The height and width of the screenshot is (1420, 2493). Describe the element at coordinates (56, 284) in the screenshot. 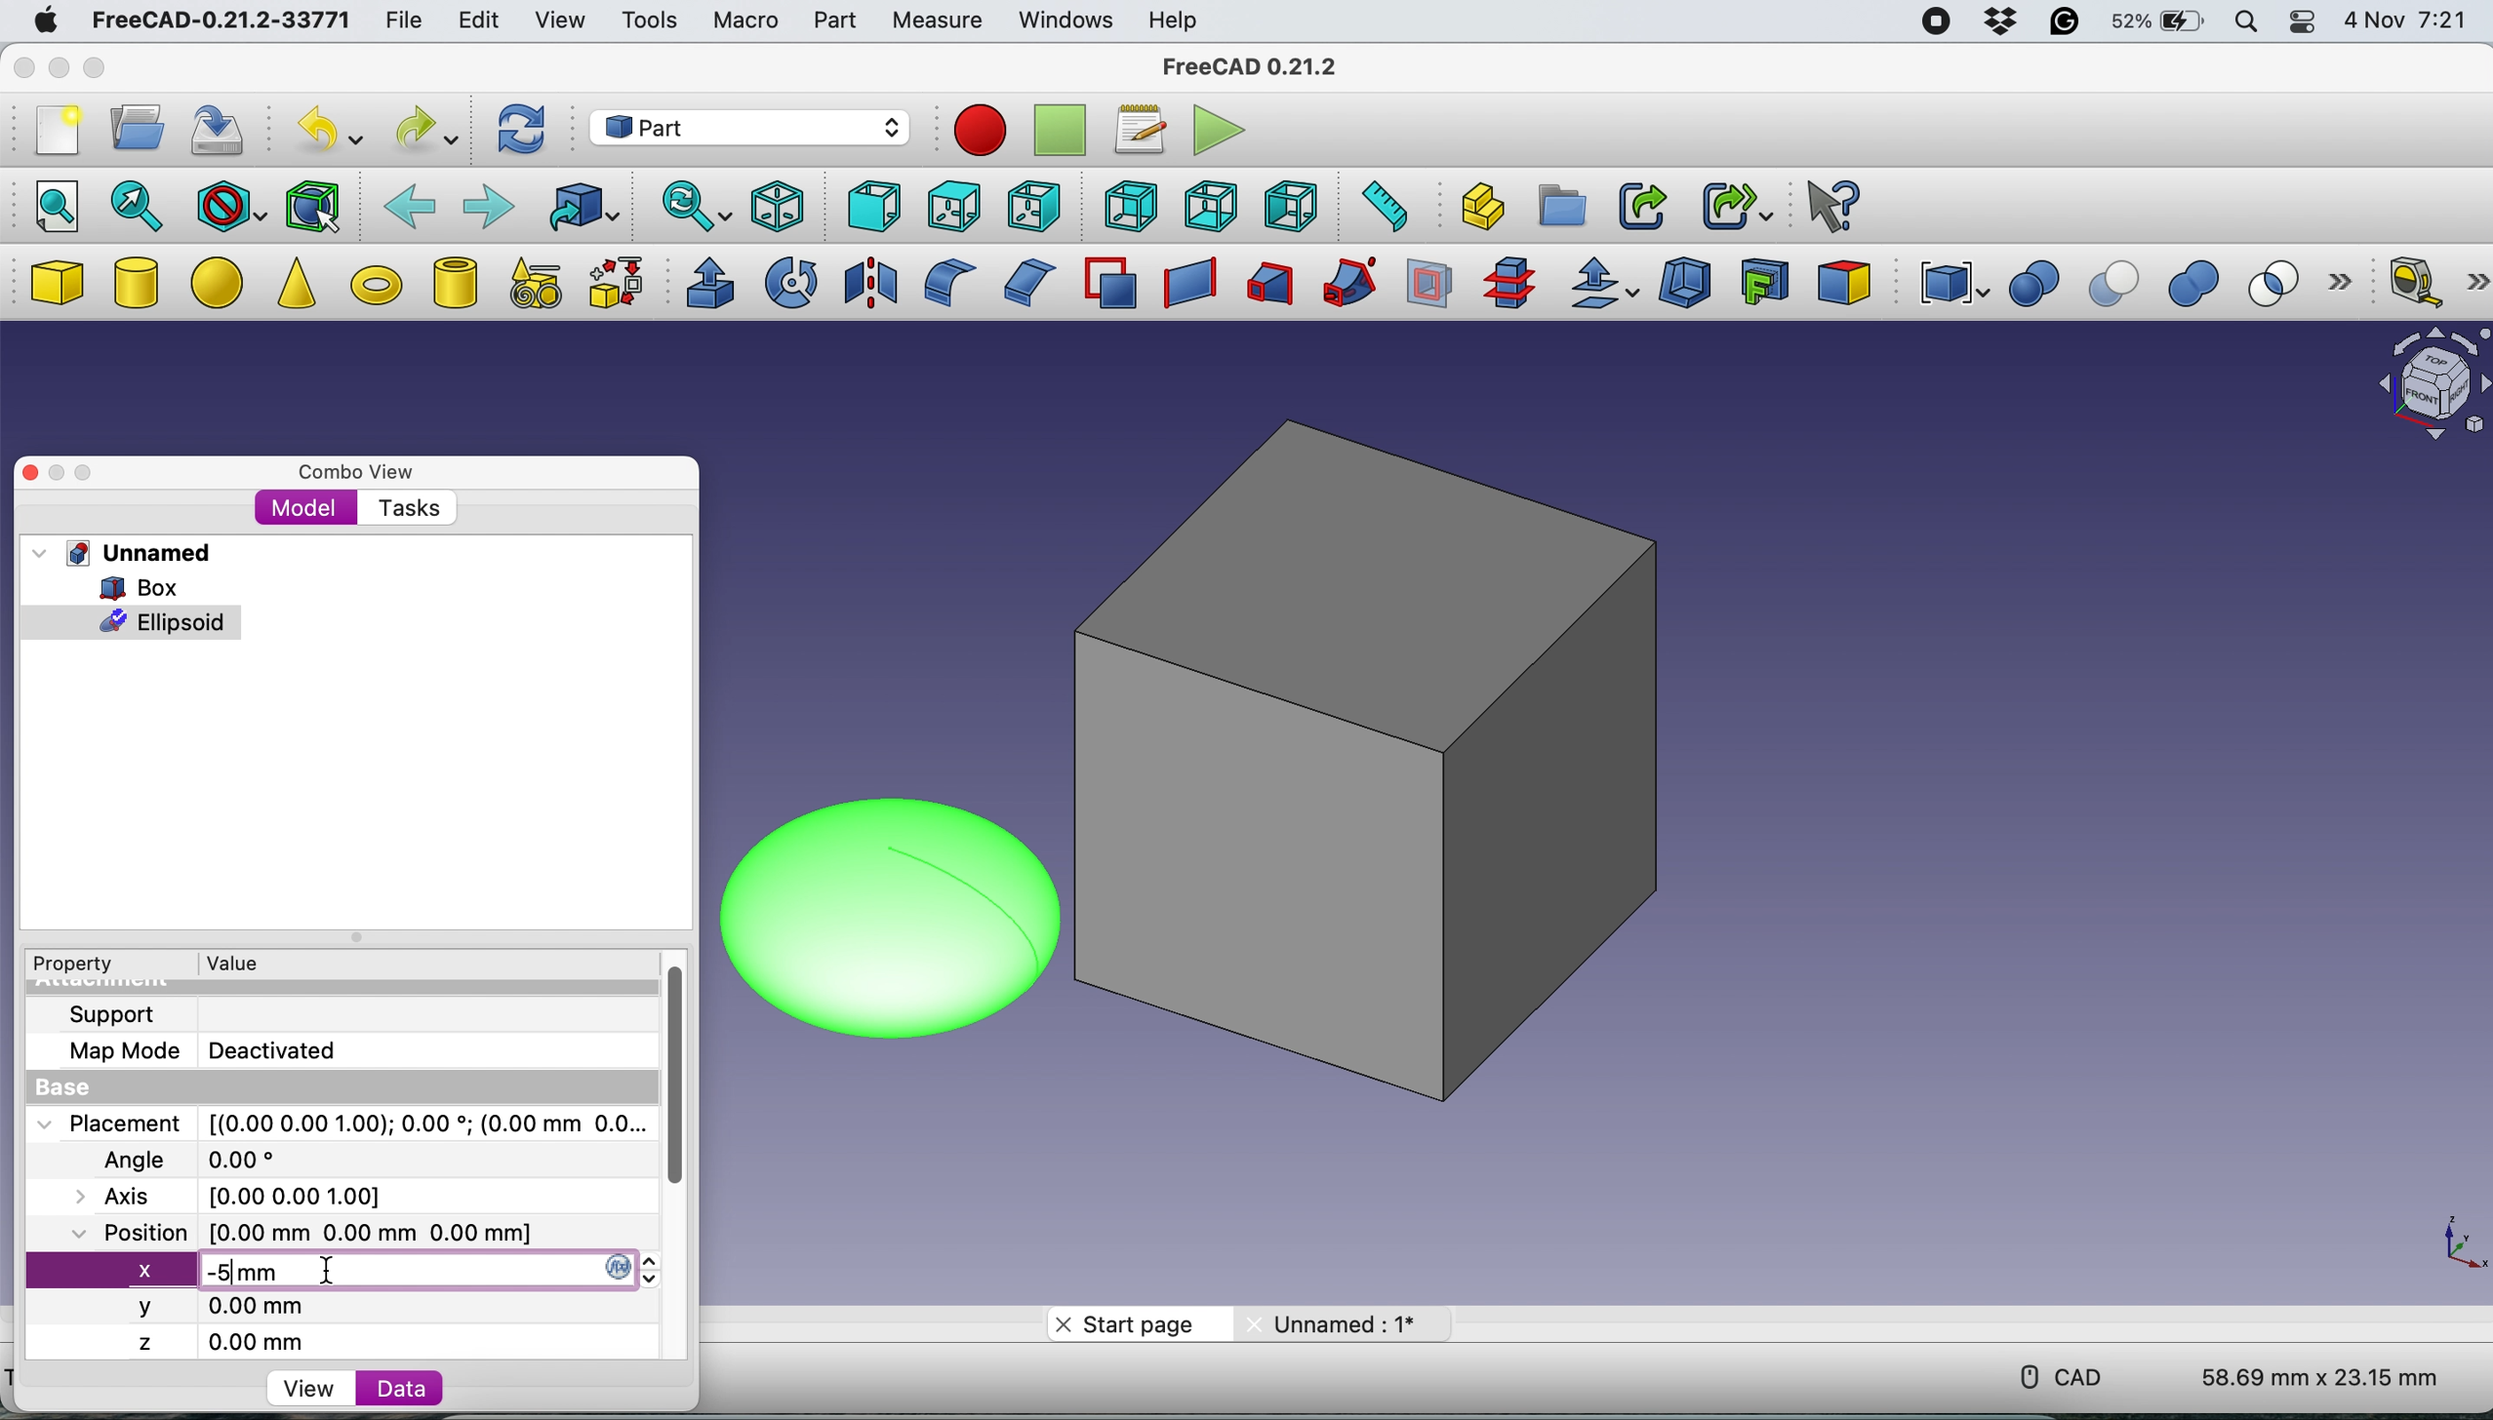

I see `box` at that location.